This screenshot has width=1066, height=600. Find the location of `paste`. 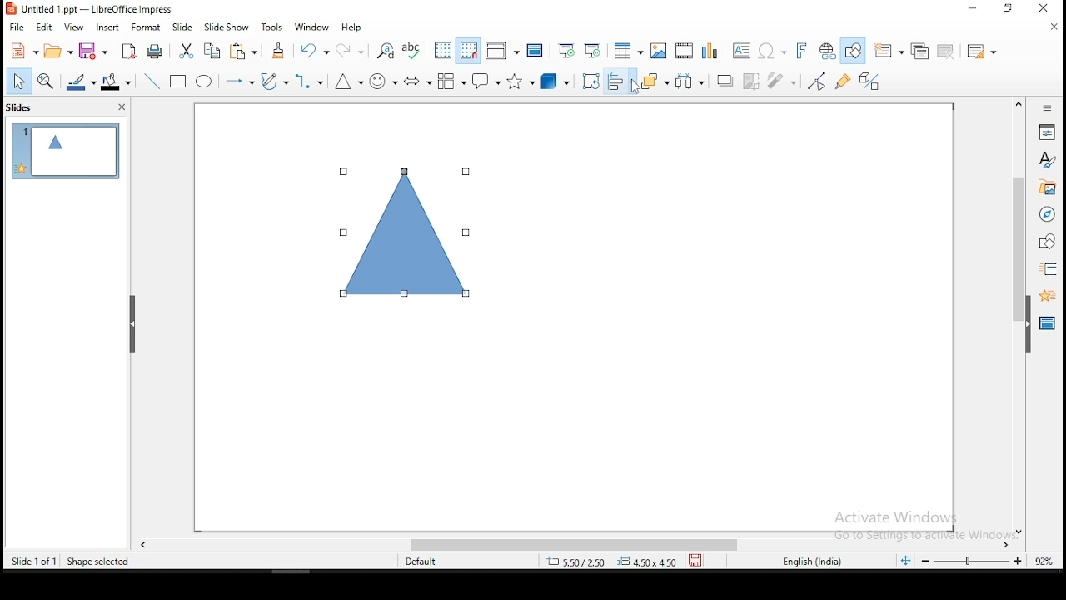

paste is located at coordinates (280, 51).